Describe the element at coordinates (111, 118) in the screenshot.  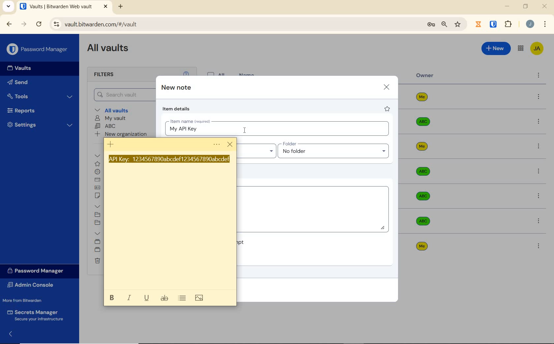
I see `My Vault` at that location.